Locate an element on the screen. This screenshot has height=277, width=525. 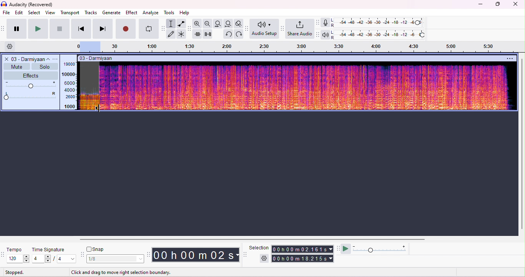
select time signature is located at coordinates (53, 259).